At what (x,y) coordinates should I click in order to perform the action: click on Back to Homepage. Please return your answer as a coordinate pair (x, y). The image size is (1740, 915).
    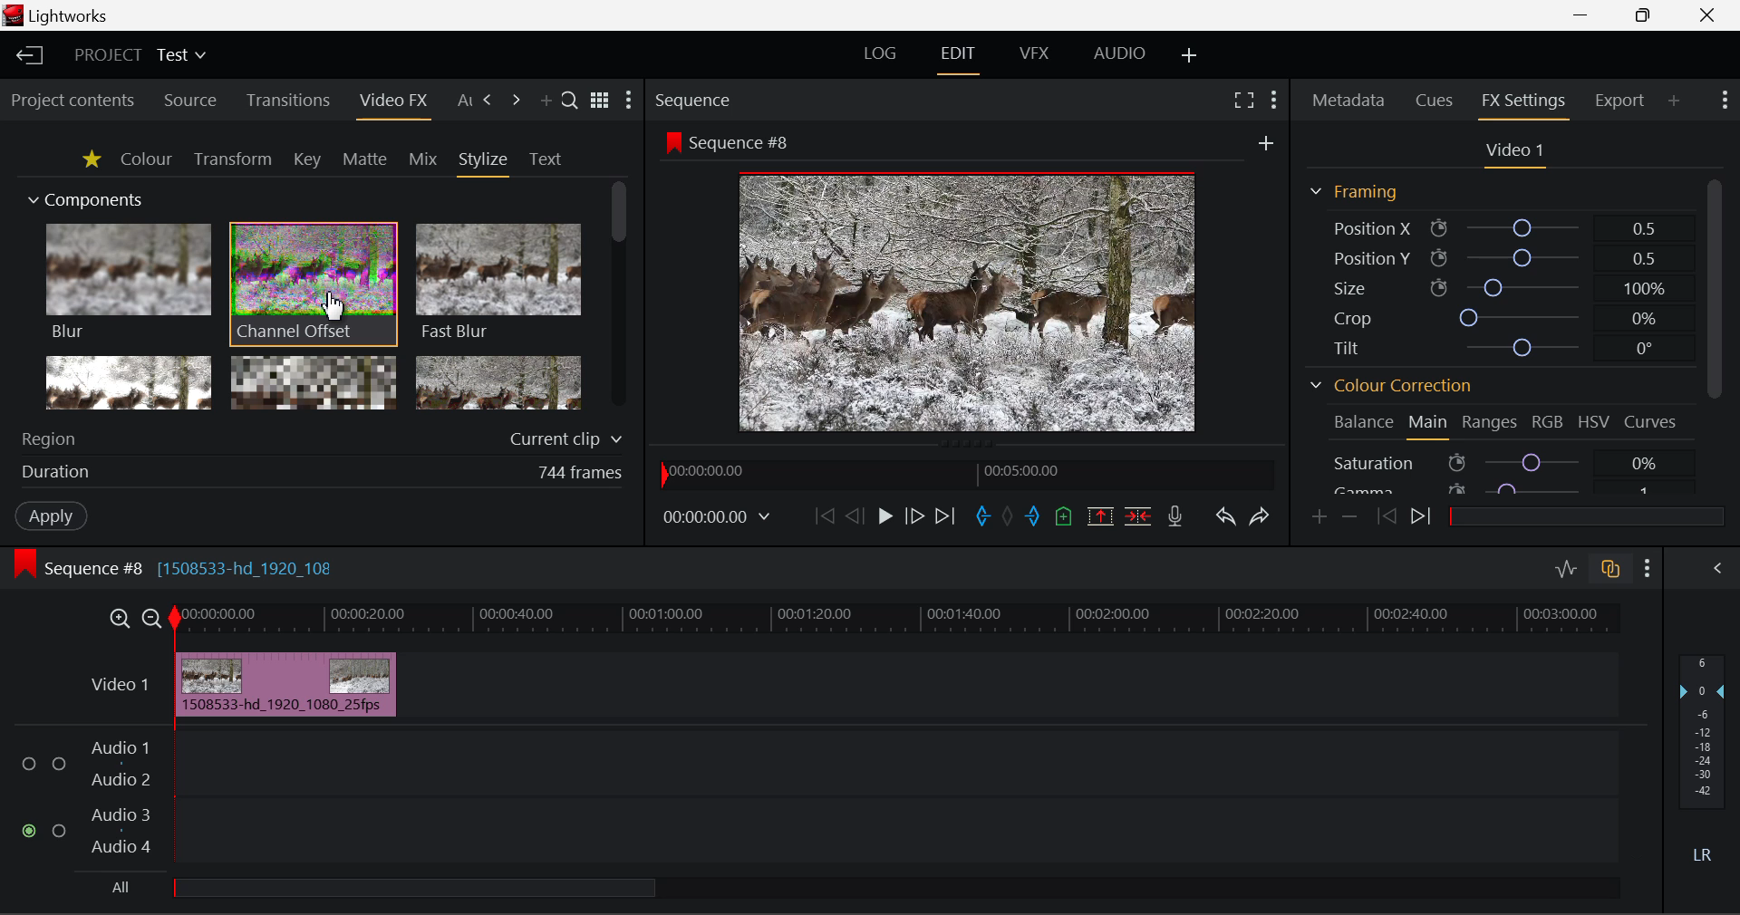
    Looking at the image, I should click on (28, 56).